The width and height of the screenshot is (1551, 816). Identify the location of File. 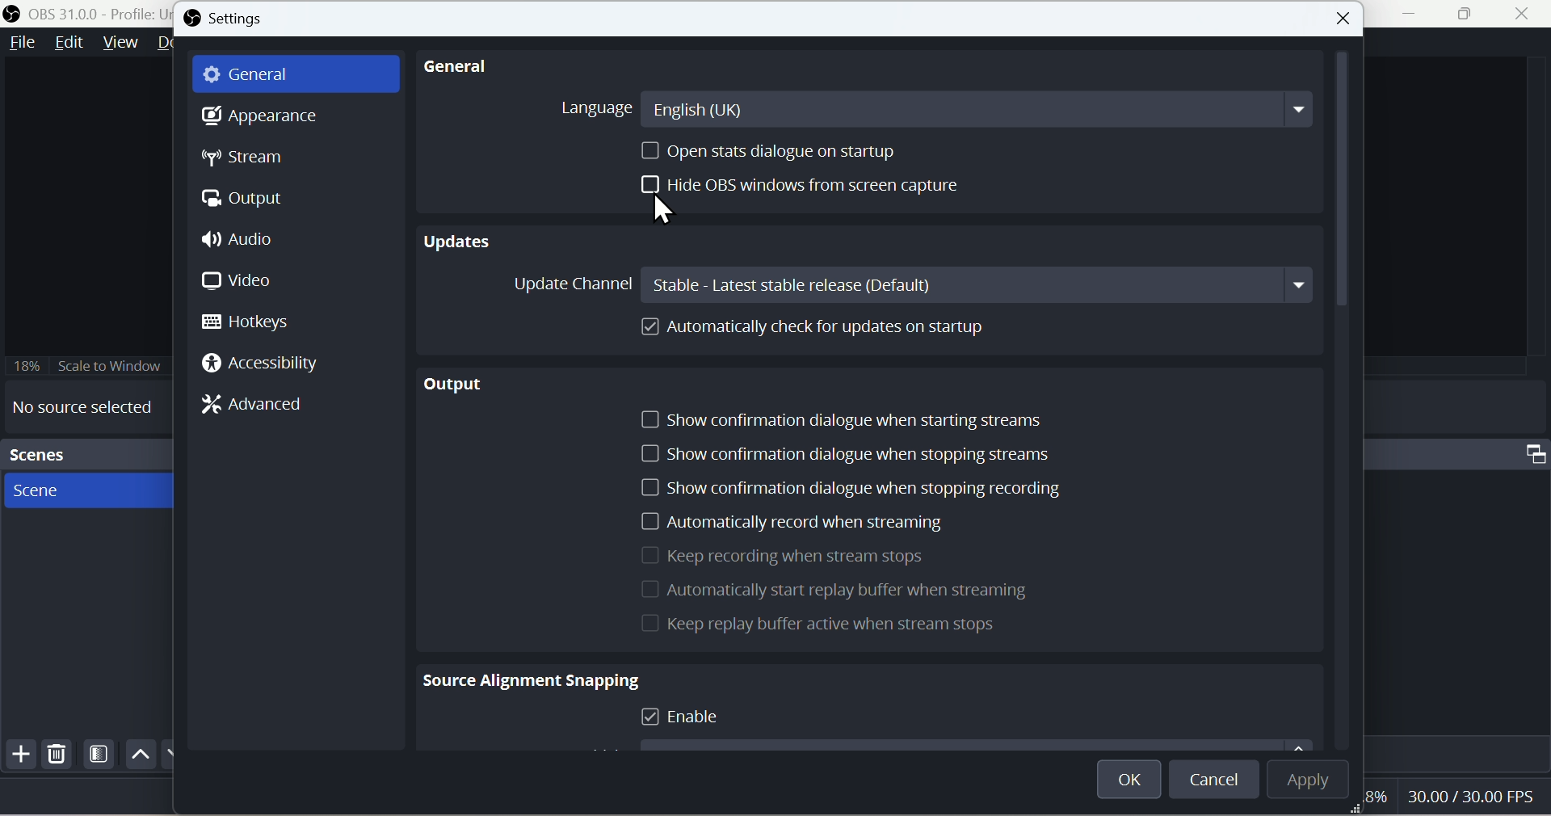
(19, 45).